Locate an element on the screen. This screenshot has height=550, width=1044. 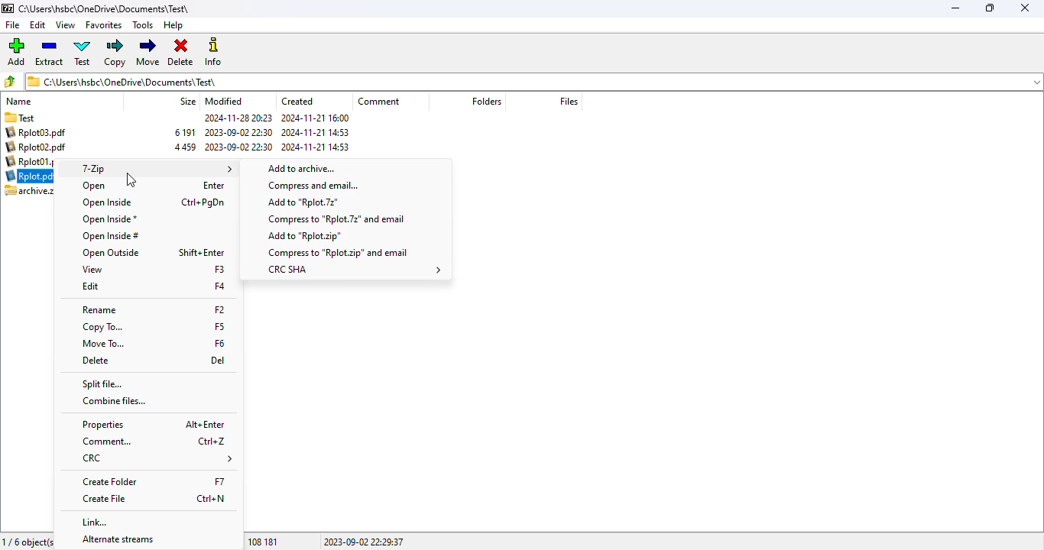
shortcut for rename is located at coordinates (220, 309).